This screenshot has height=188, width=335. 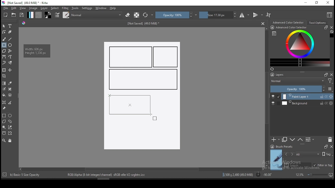 I want to click on scroll bar, so click(x=267, y=97).